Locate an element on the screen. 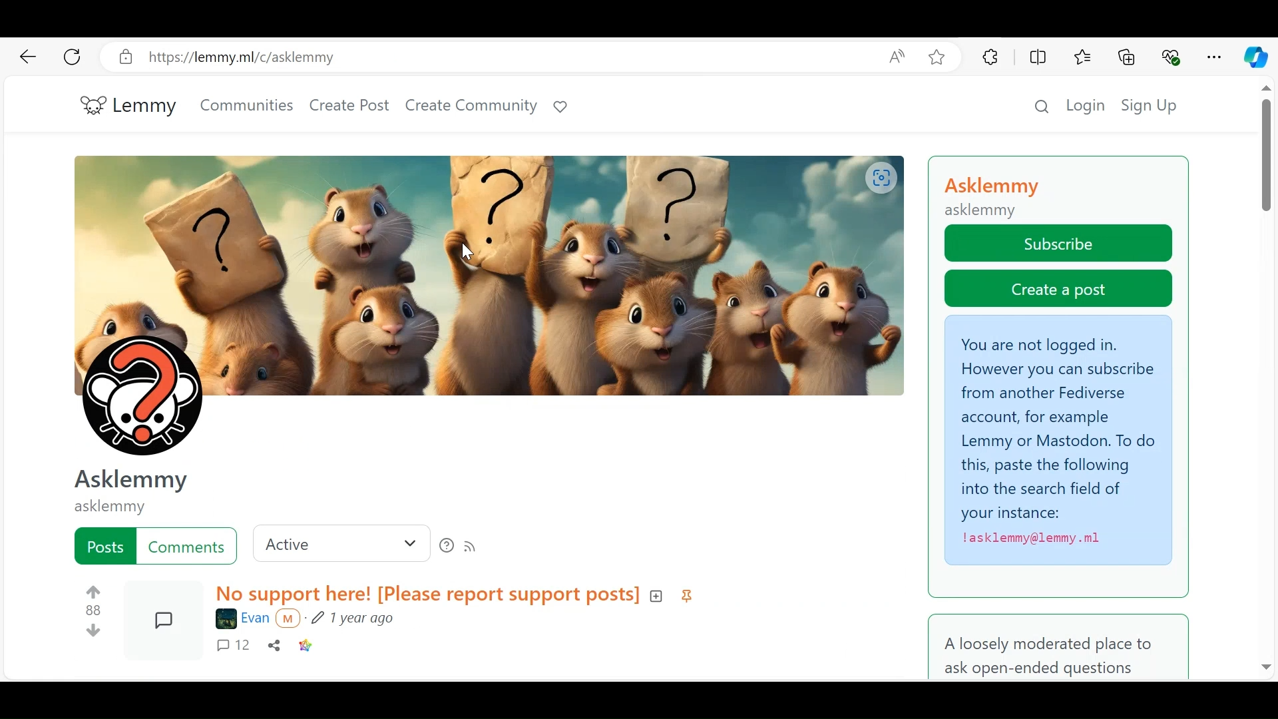  Sign up is located at coordinates (1150, 105).